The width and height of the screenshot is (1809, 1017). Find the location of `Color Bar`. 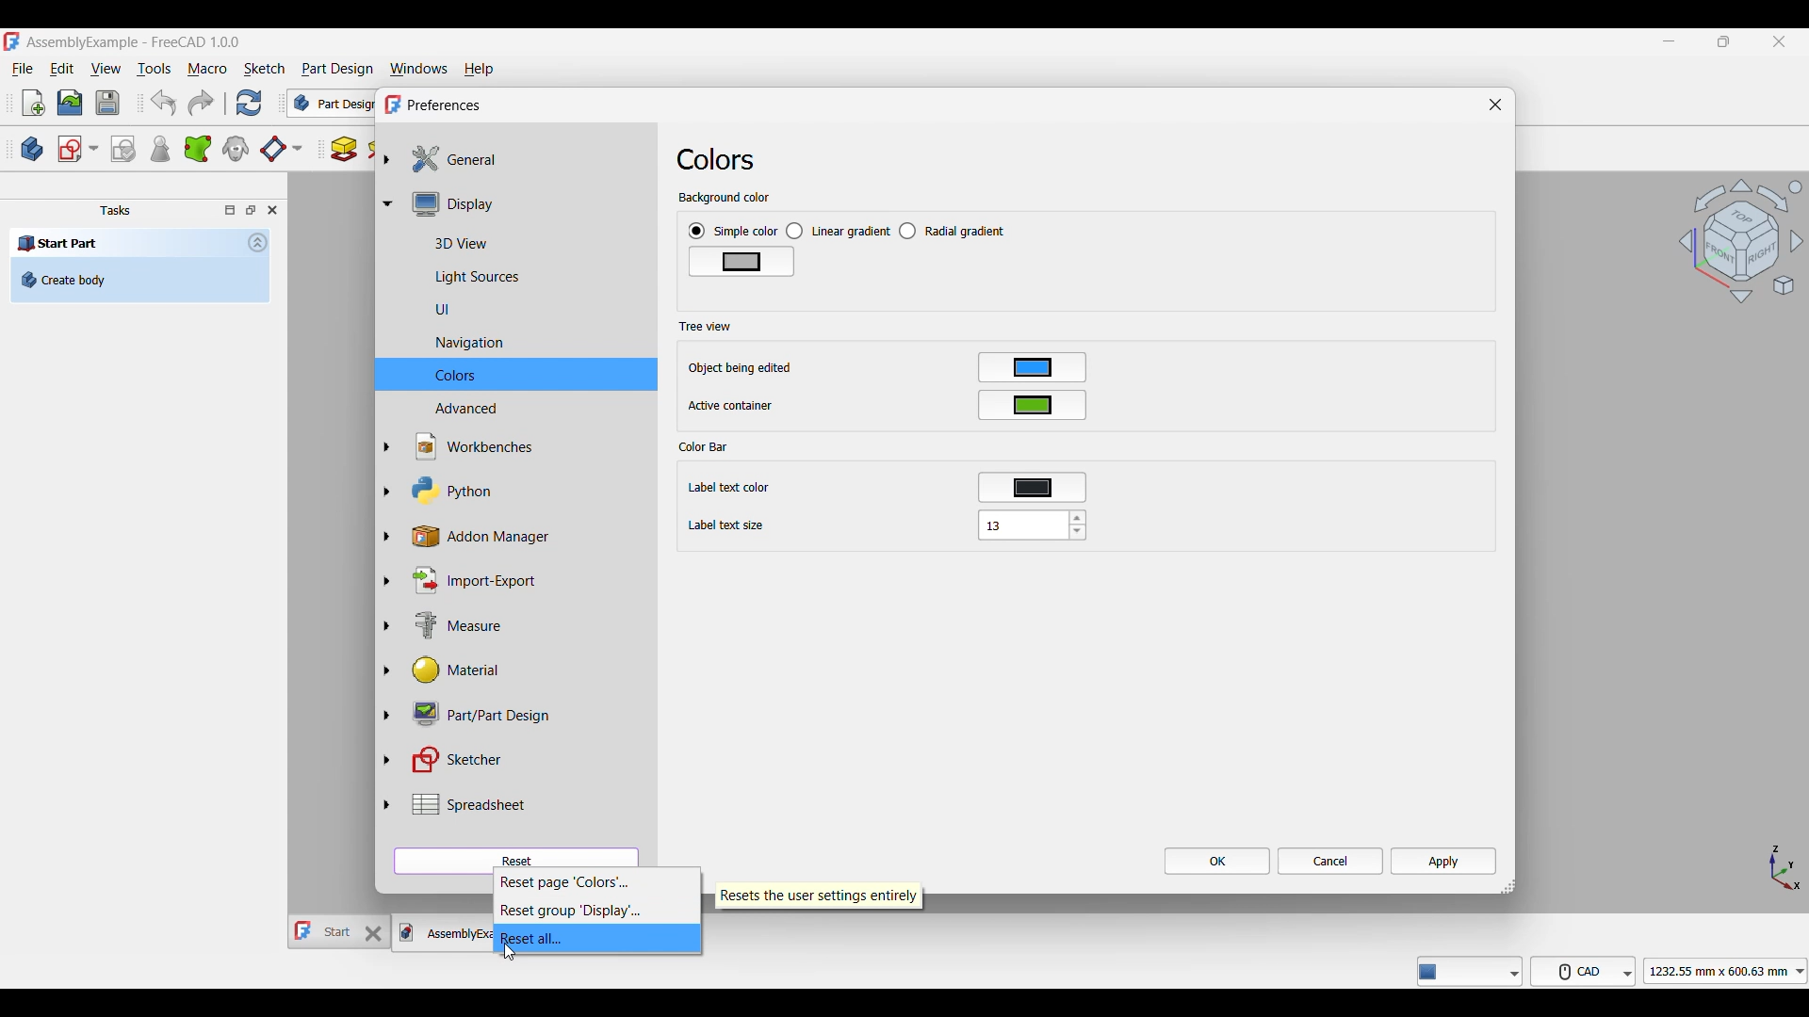

Color Bar is located at coordinates (704, 447).